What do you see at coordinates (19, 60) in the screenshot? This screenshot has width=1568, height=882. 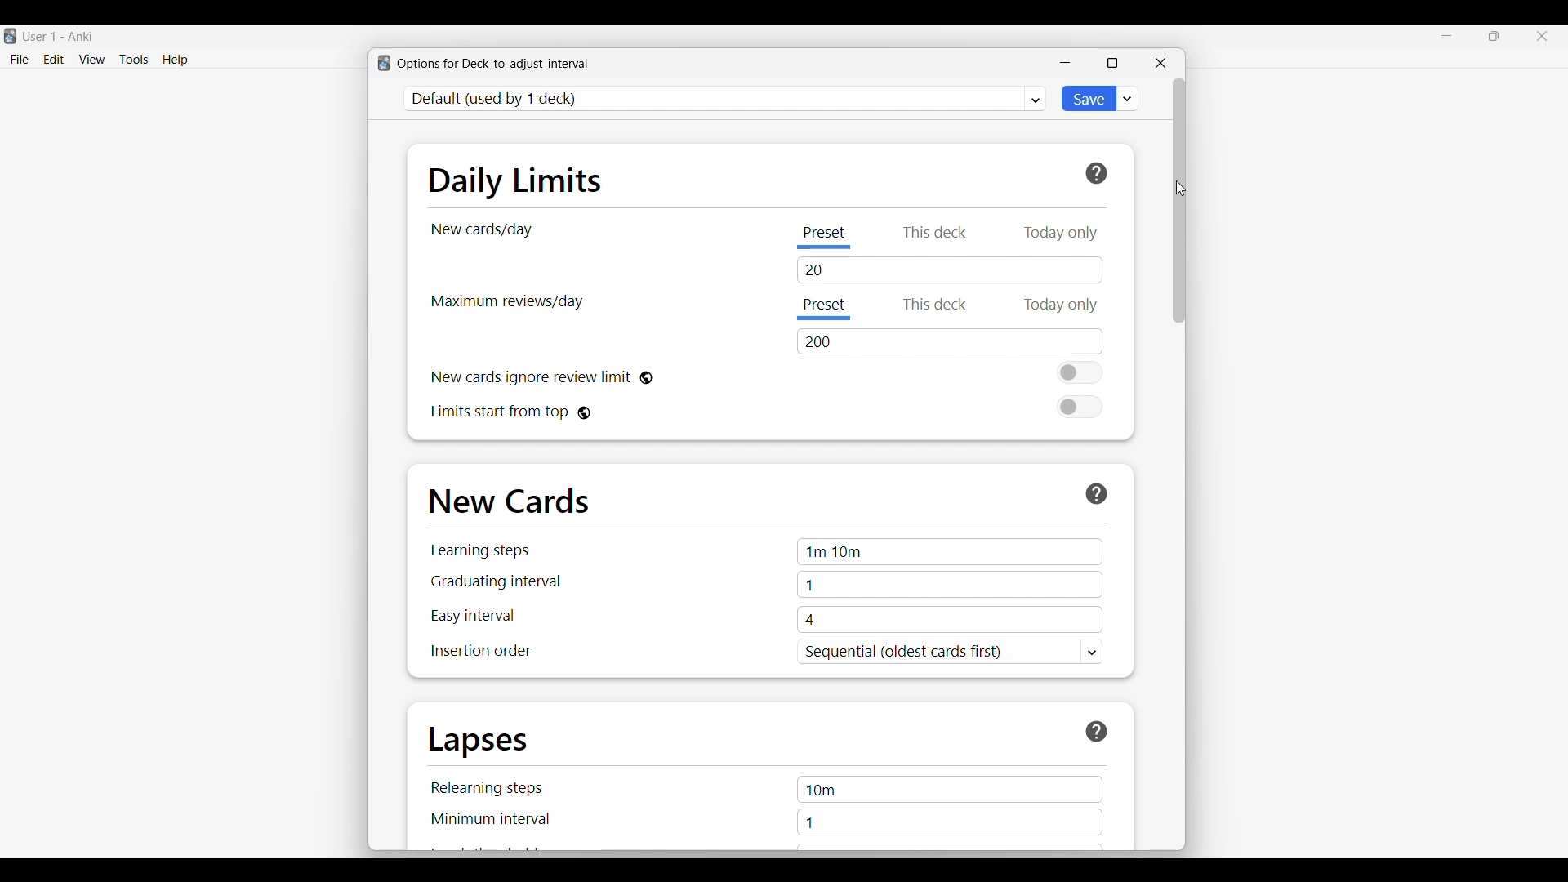 I see `File menu` at bounding box center [19, 60].